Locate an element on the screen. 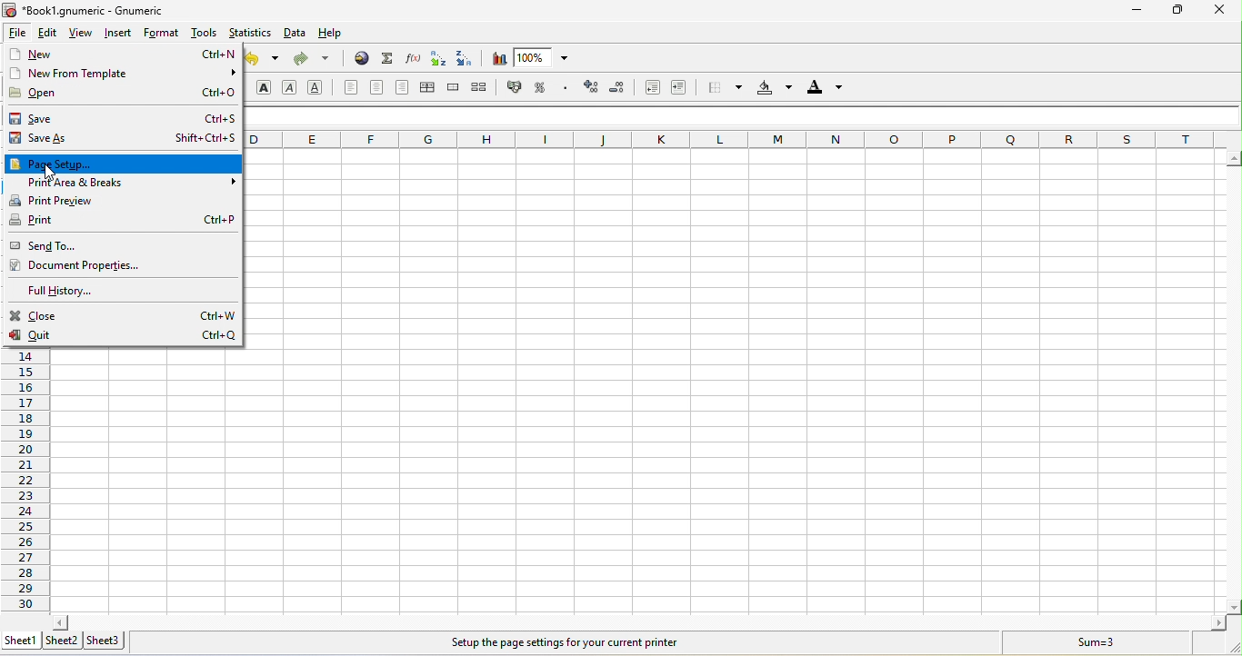 This screenshot has width=1242, height=656. set up the page settings for your current printer is located at coordinates (561, 643).